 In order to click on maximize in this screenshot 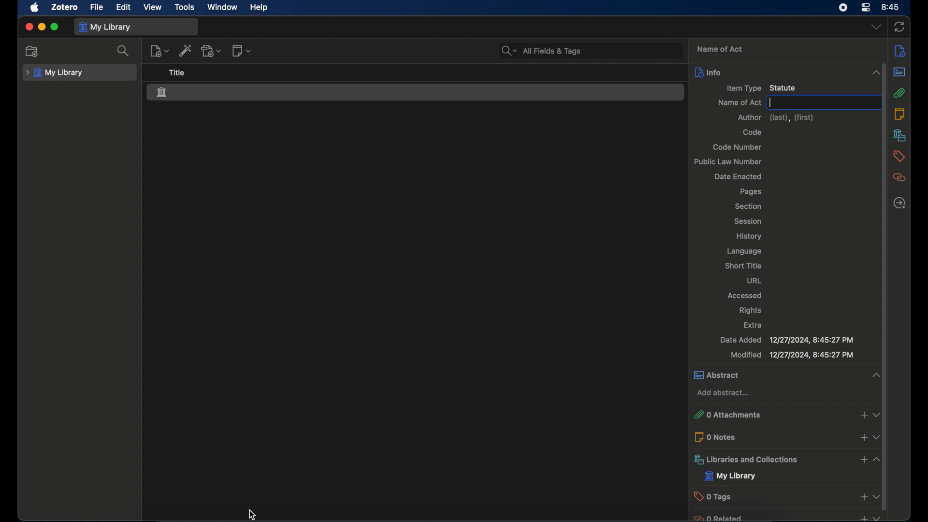, I will do `click(56, 28)`.